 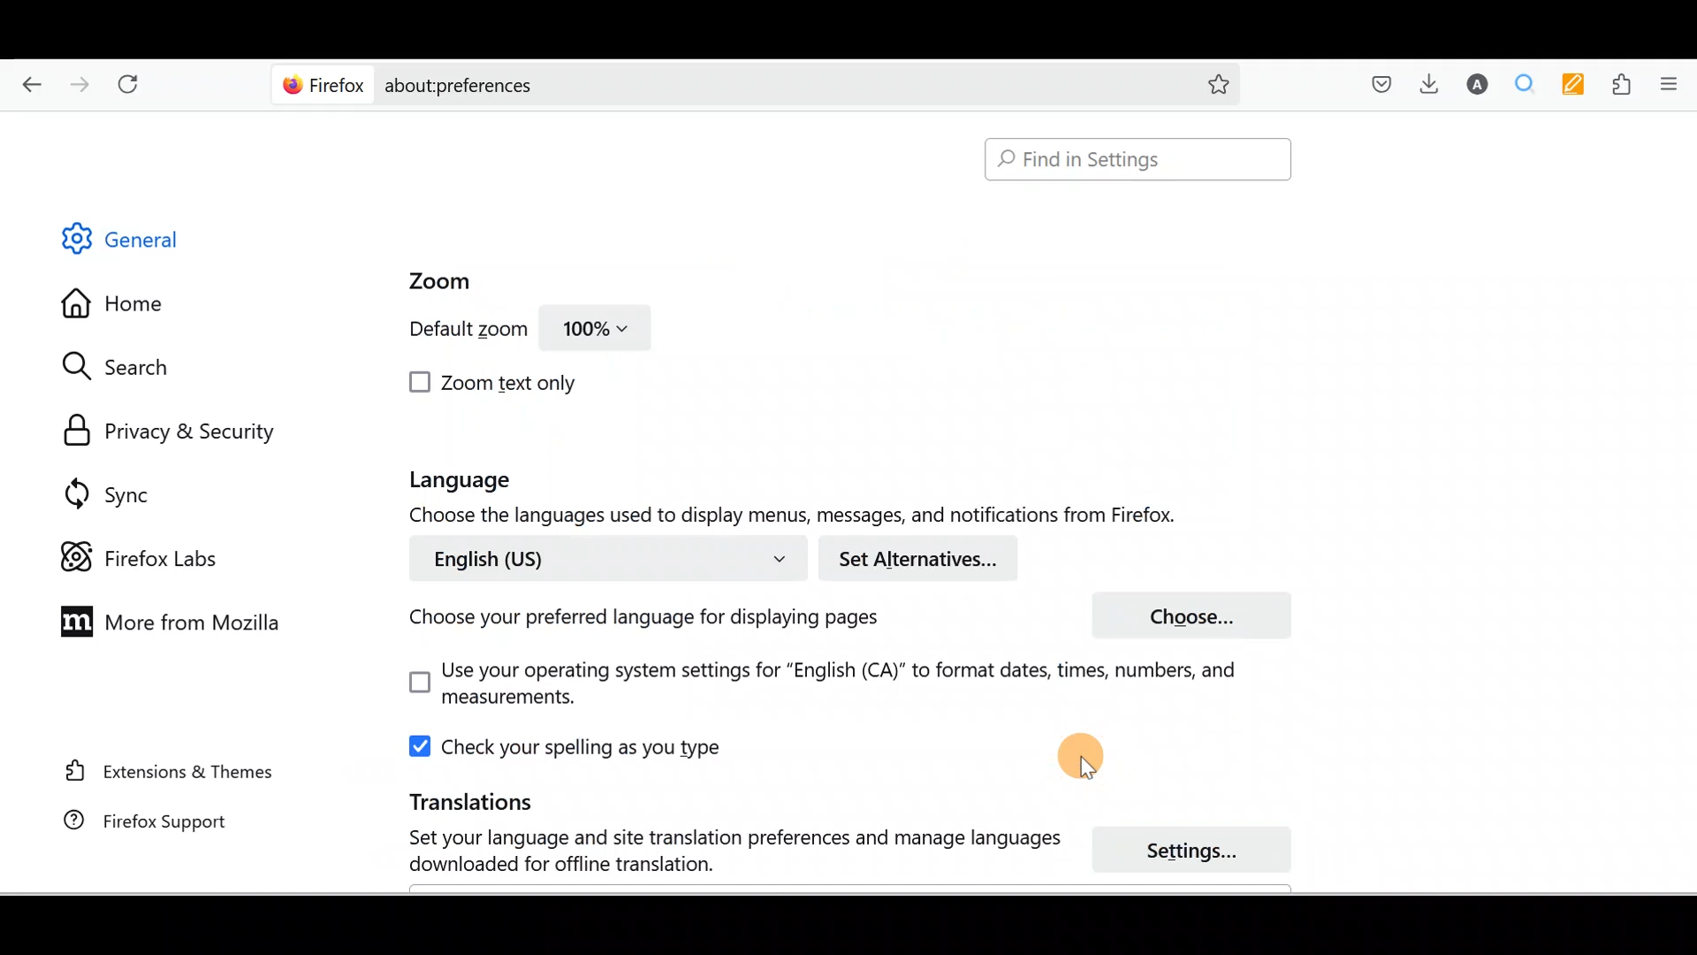 What do you see at coordinates (1625, 85) in the screenshot?
I see `Extensions` at bounding box center [1625, 85].